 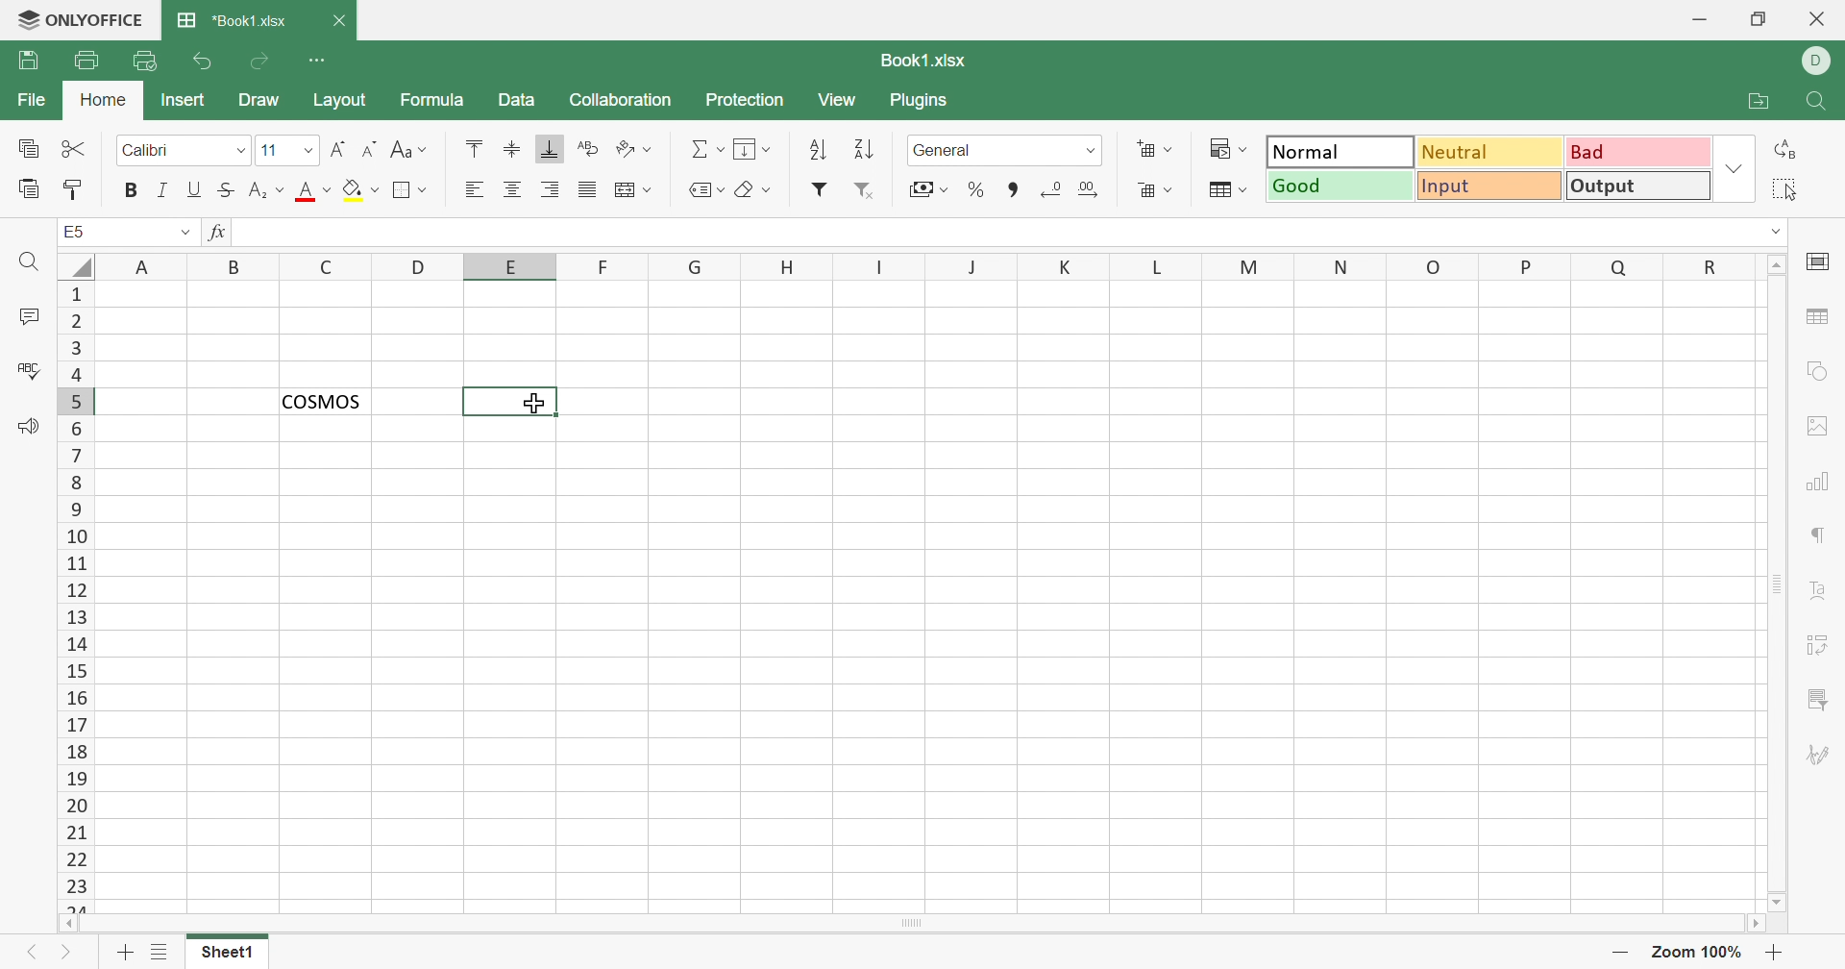 I want to click on Pivot settings, so click(x=1820, y=648).